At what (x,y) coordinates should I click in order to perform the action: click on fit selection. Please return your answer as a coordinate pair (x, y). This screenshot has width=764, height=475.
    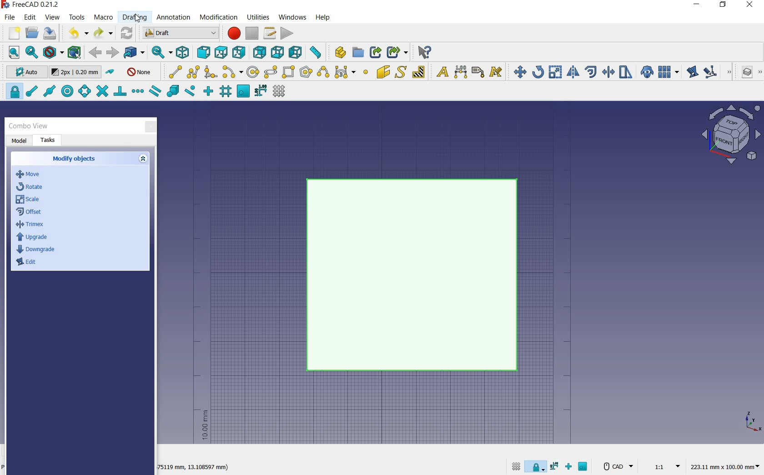
    Looking at the image, I should click on (31, 53).